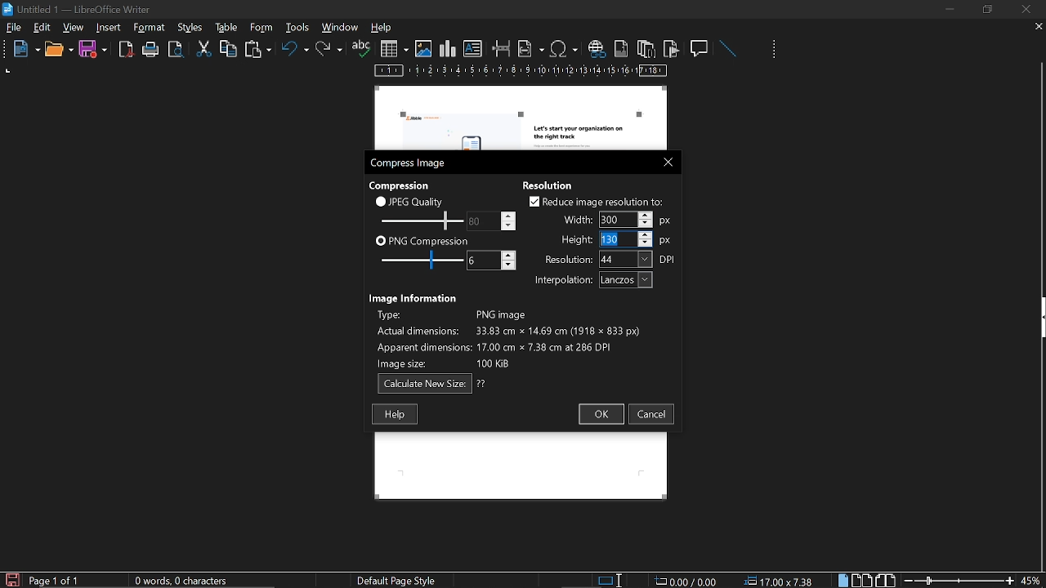 The height and width of the screenshot is (588, 1046). I want to click on insert hyperlink, so click(596, 50).